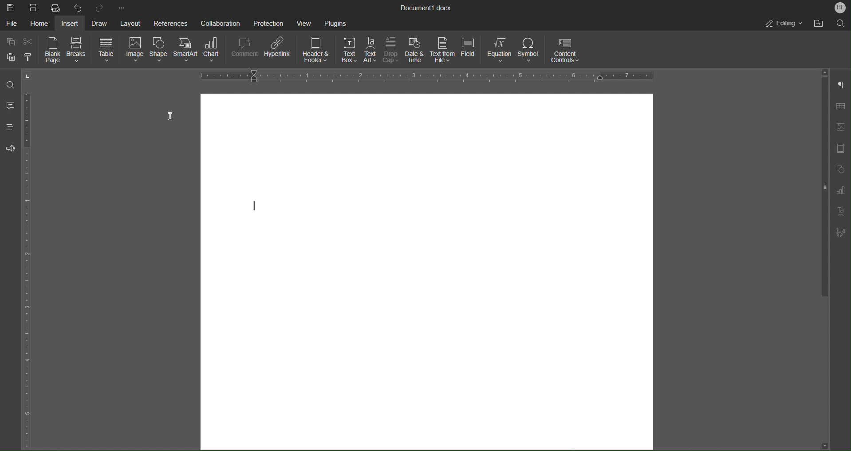 The image size is (851, 451). I want to click on Copy, so click(11, 42).